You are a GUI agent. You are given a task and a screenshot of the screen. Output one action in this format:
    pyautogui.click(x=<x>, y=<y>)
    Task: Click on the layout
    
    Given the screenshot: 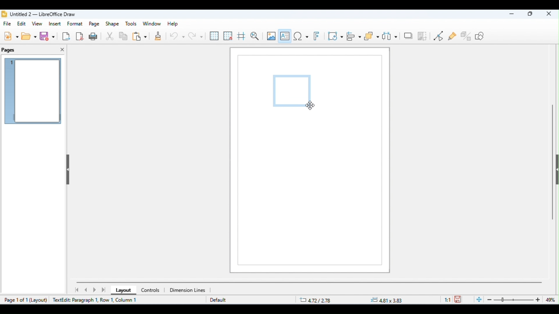 What is the action you would take?
    pyautogui.click(x=40, y=300)
    